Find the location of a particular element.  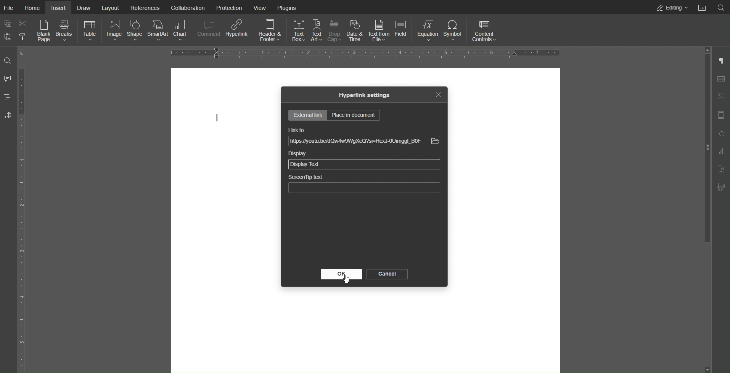

Equation is located at coordinates (428, 31).